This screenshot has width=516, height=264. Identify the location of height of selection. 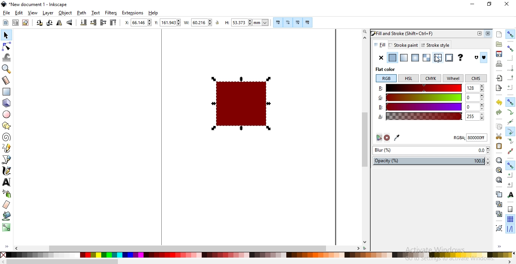
(226, 23).